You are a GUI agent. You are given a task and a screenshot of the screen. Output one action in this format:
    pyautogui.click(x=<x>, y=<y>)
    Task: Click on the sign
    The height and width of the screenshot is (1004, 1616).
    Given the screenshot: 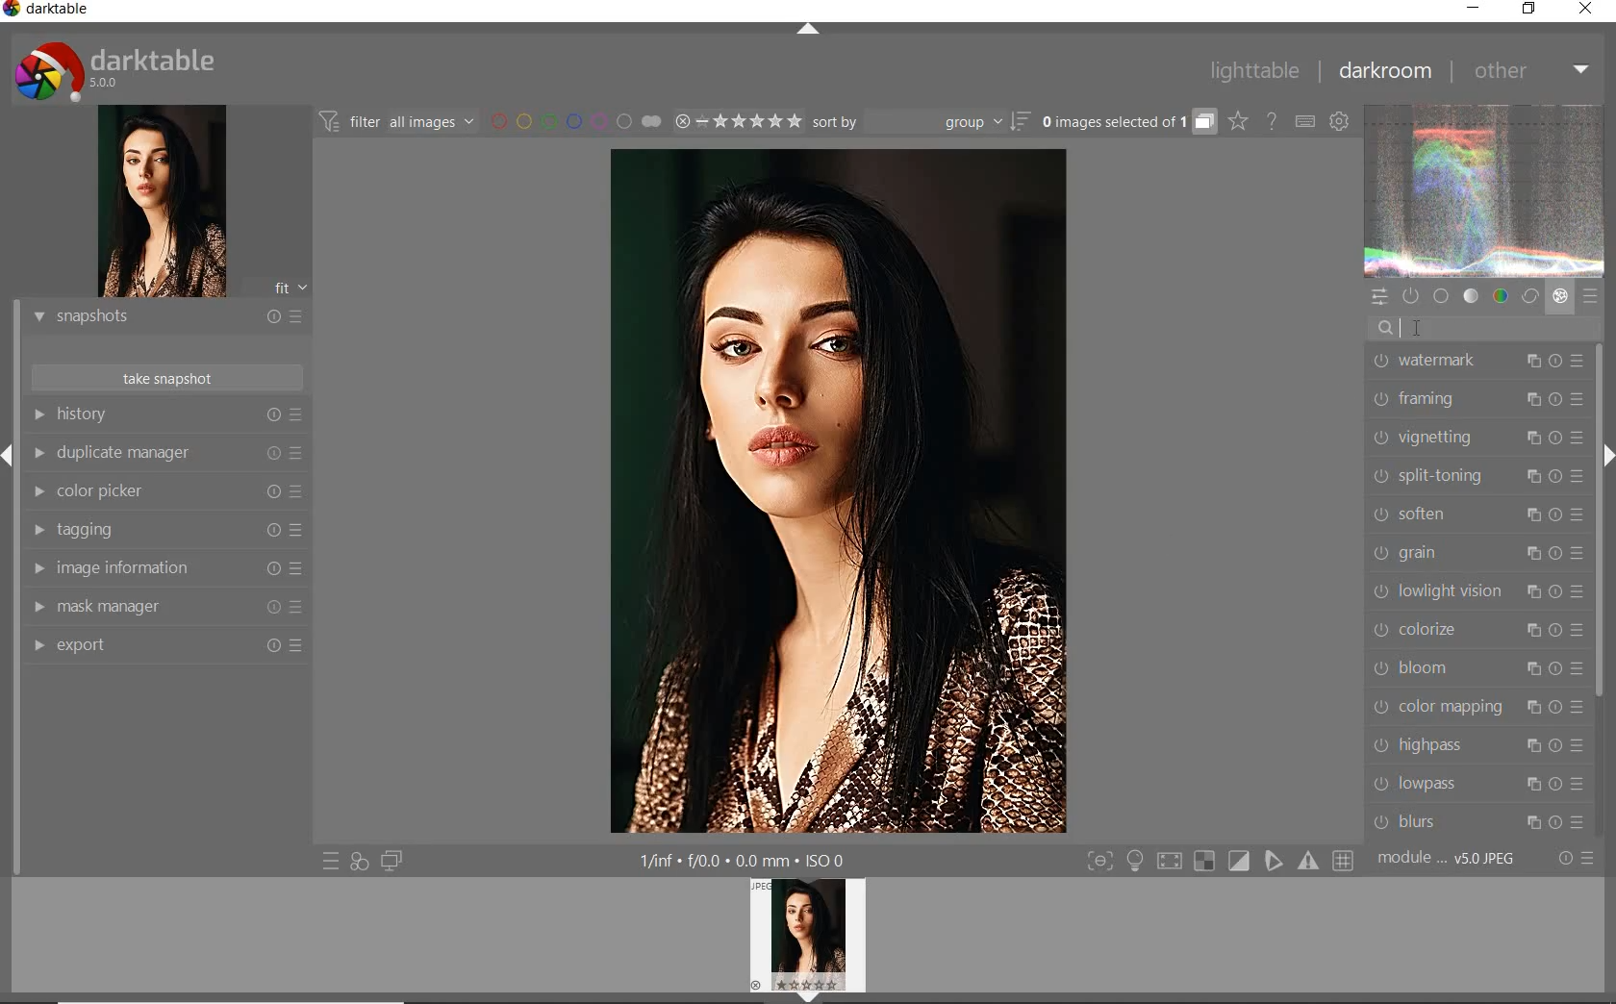 What is the action you would take?
    pyautogui.click(x=1275, y=862)
    